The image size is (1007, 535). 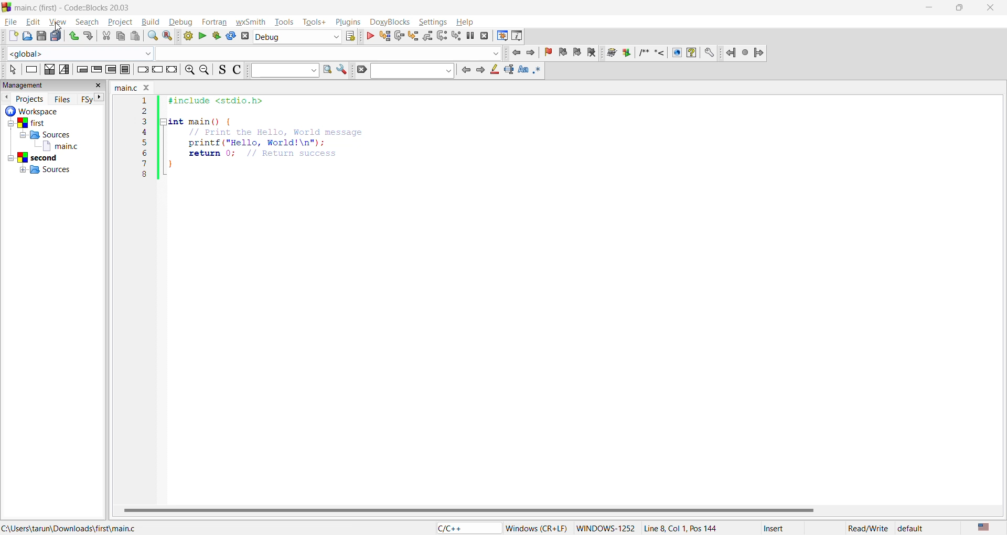 I want to click on app name and file name, so click(x=73, y=7).